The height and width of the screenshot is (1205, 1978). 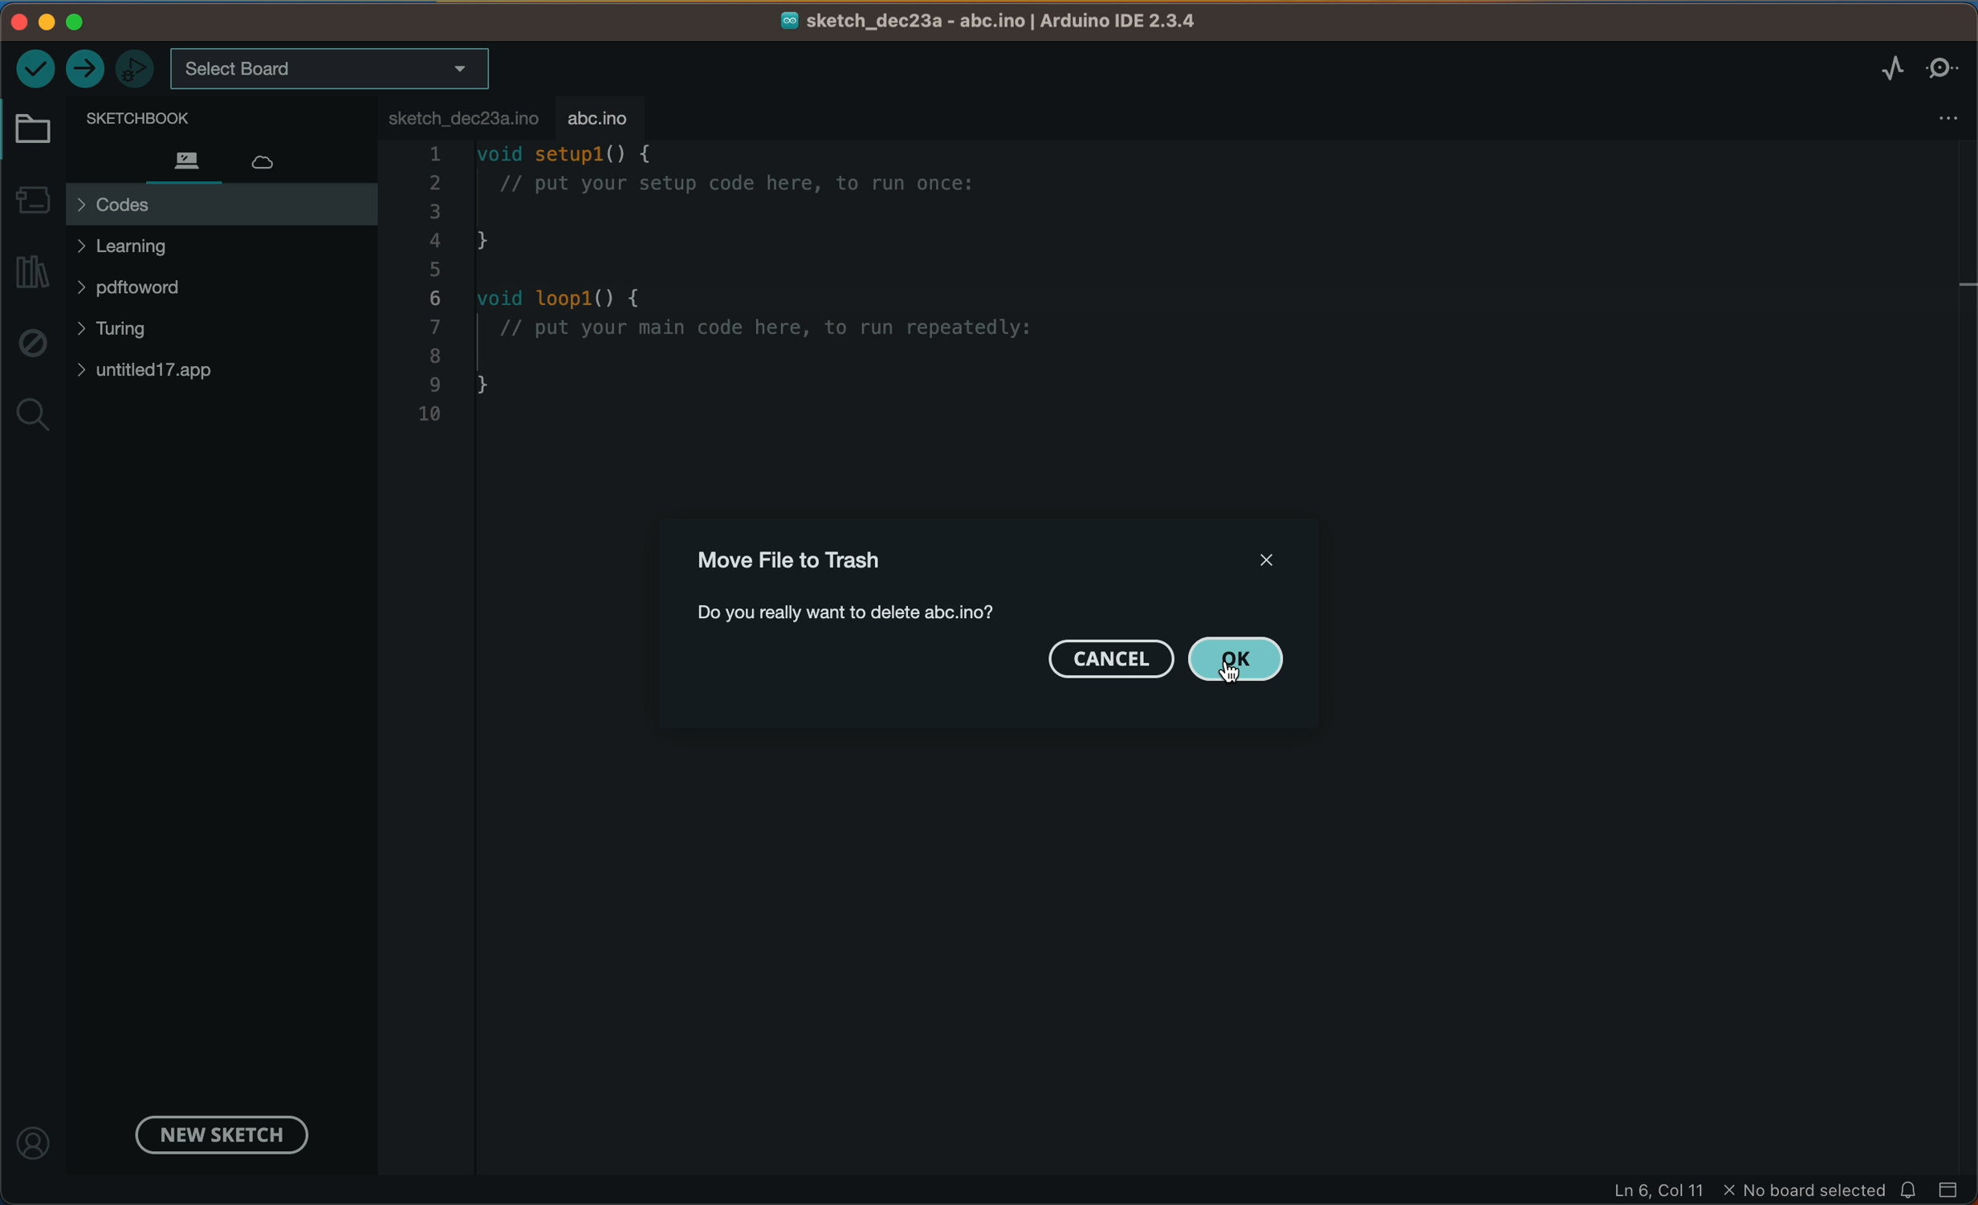 What do you see at coordinates (329, 68) in the screenshot?
I see `board selecter` at bounding box center [329, 68].